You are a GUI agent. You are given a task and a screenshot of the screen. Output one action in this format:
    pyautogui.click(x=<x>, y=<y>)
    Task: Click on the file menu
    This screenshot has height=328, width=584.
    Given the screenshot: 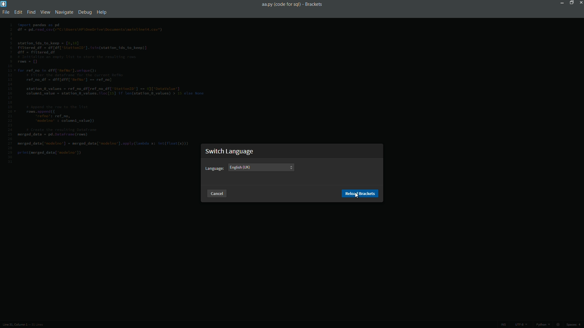 What is the action you would take?
    pyautogui.click(x=7, y=12)
    